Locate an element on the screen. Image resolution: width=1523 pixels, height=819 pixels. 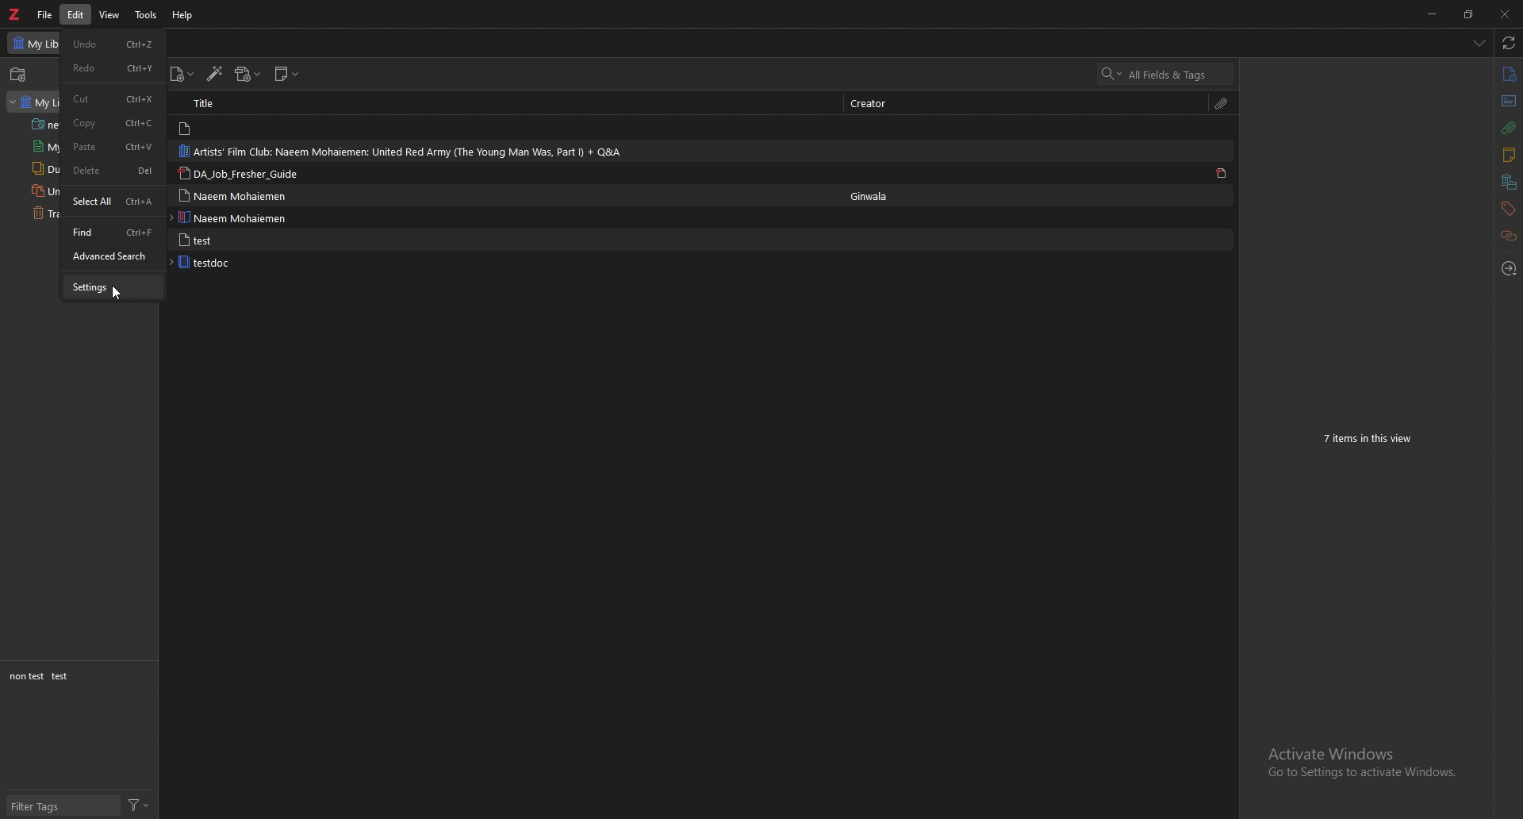
attachment is located at coordinates (1508, 128).